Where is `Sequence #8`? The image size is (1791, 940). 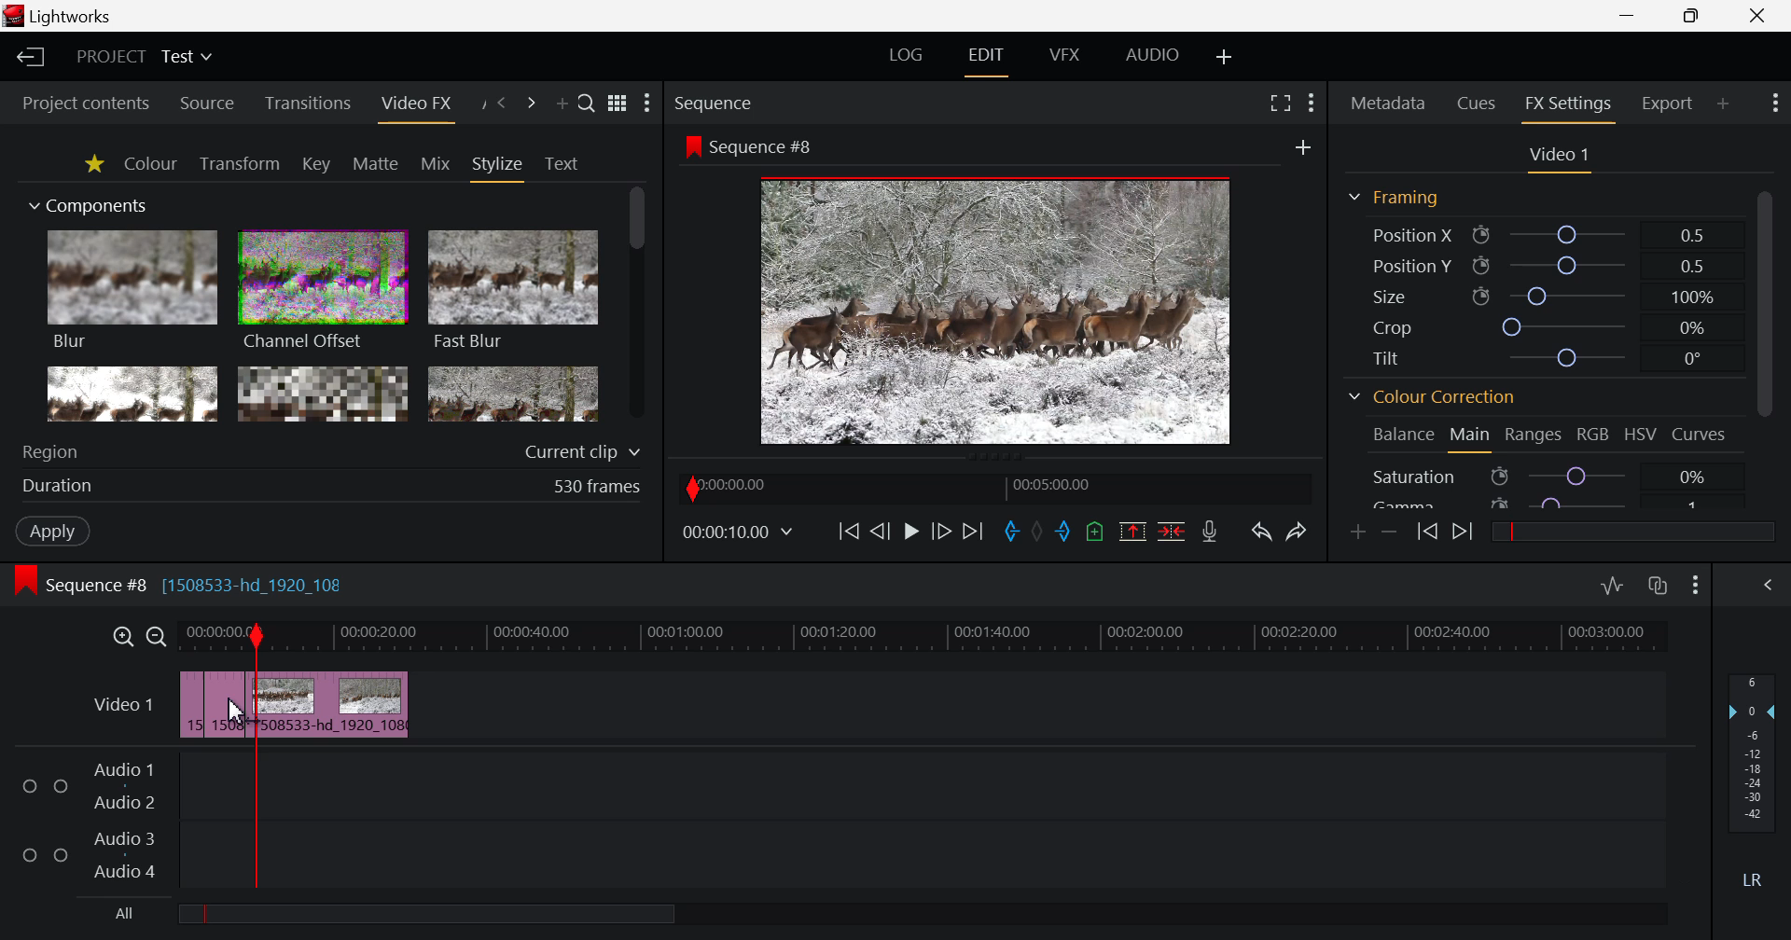 Sequence #8 is located at coordinates (751, 145).